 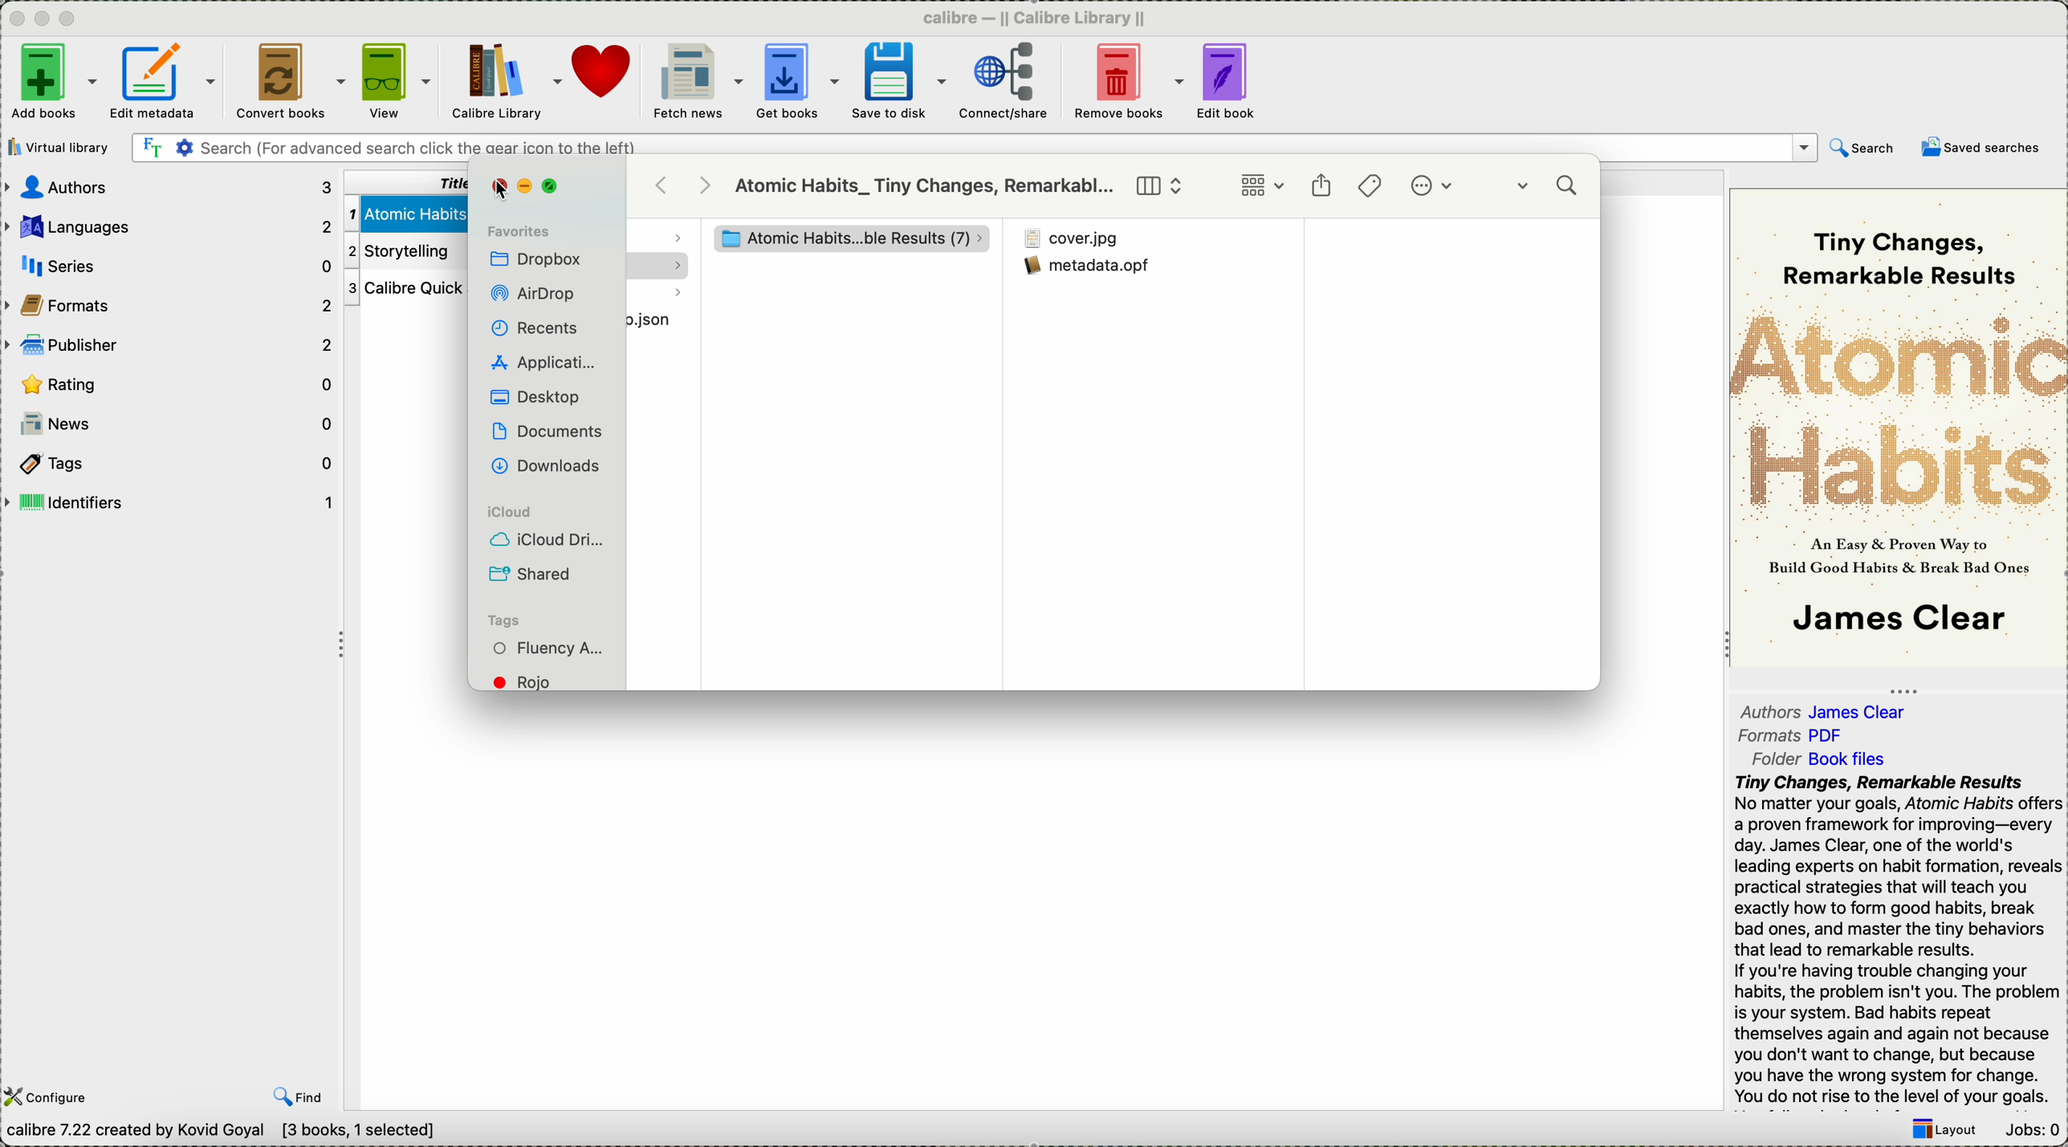 I want to click on authors, so click(x=171, y=187).